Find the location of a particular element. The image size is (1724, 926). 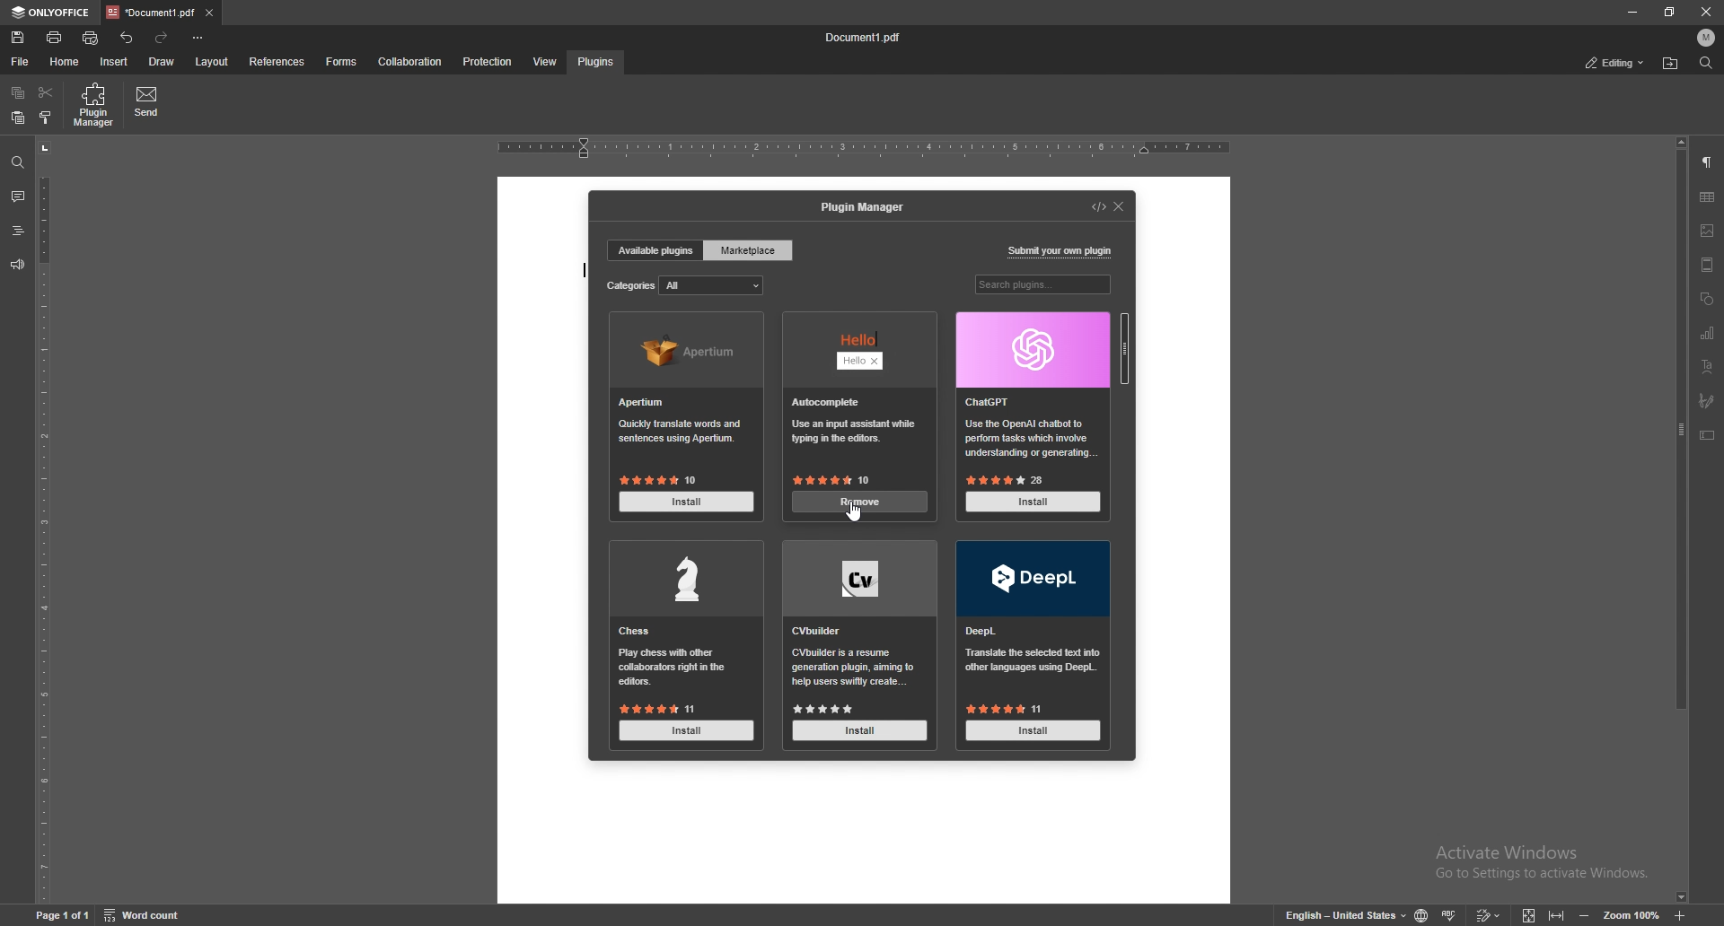

onlyoffice is located at coordinates (52, 13).